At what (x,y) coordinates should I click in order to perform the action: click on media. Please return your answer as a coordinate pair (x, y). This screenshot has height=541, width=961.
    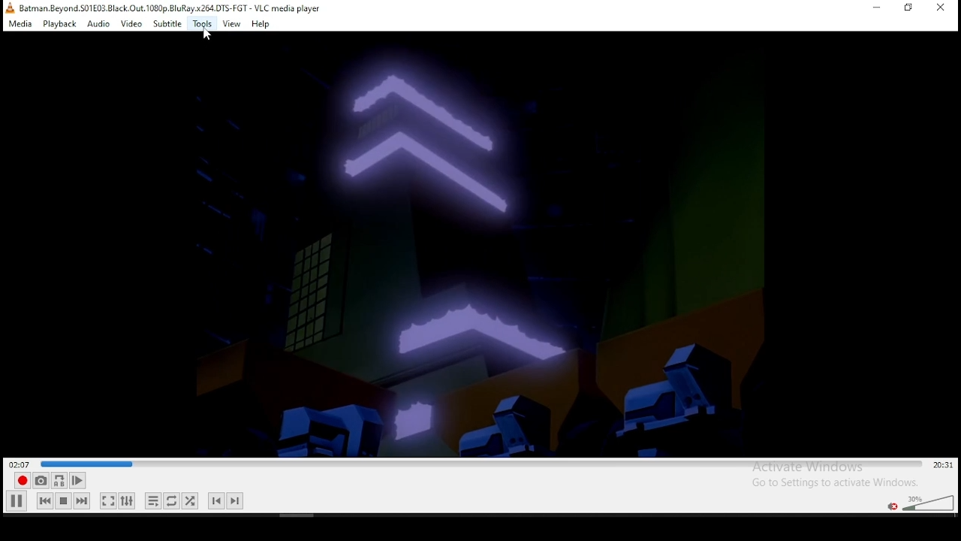
    Looking at the image, I should click on (22, 24).